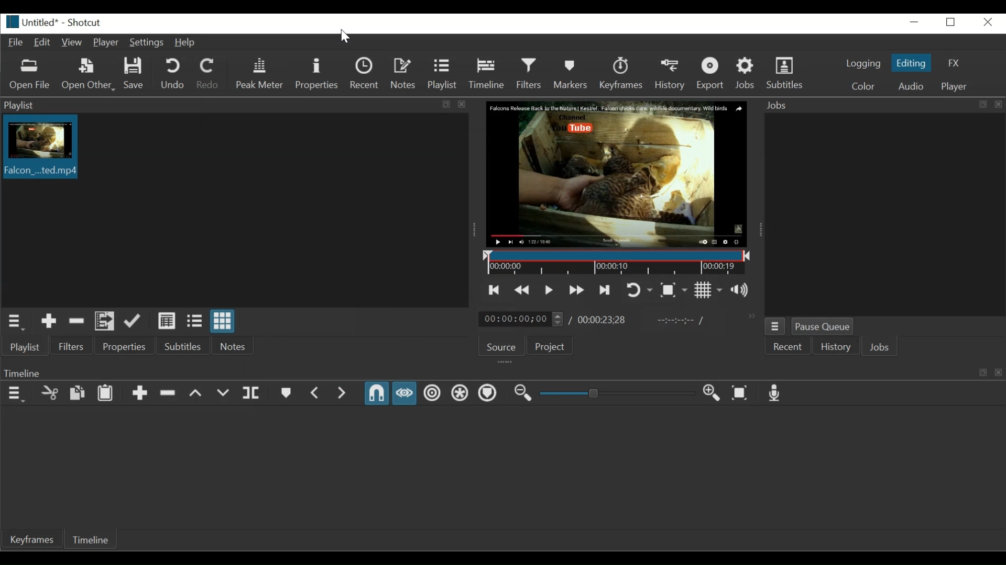  I want to click on lift, so click(197, 394).